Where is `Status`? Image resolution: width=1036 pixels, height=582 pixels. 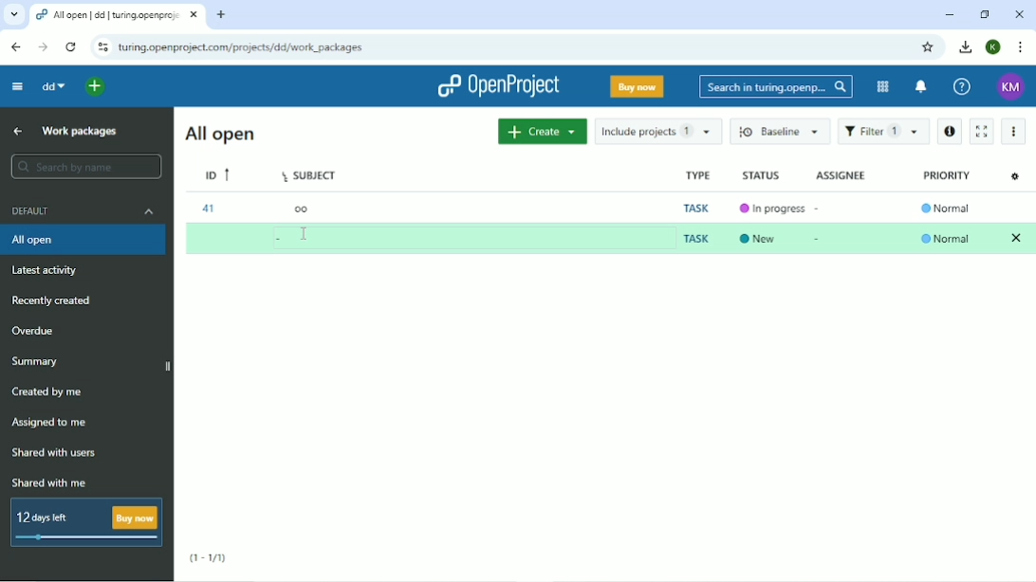 Status is located at coordinates (760, 176).